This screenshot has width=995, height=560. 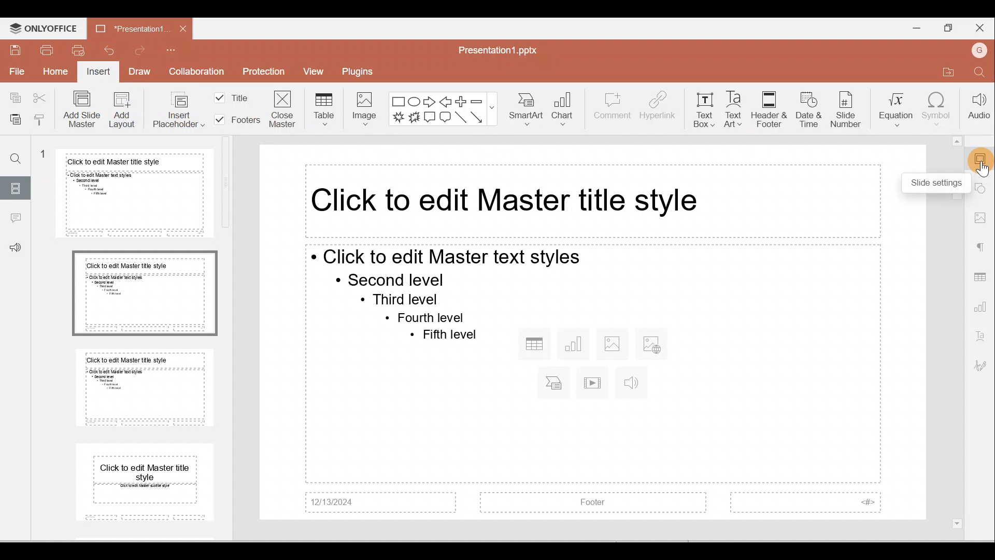 What do you see at coordinates (658, 108) in the screenshot?
I see `Hyperlink` at bounding box center [658, 108].